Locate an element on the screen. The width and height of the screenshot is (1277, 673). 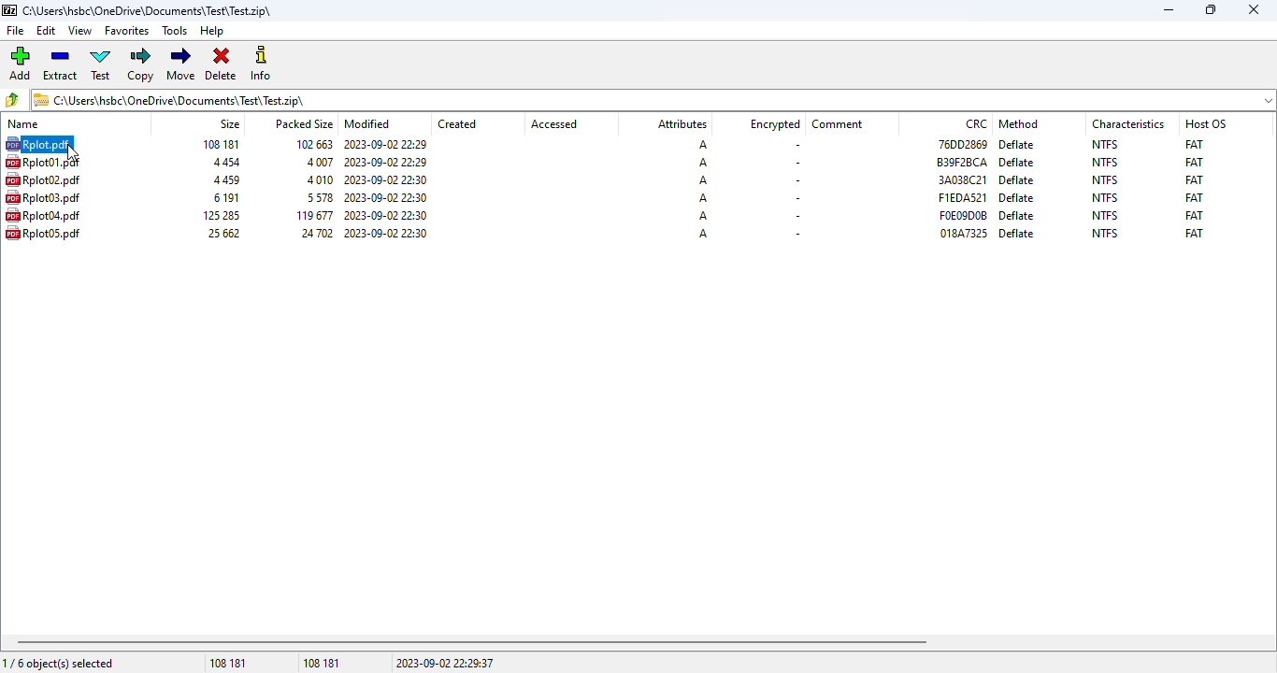
deflate is located at coordinates (1017, 233).